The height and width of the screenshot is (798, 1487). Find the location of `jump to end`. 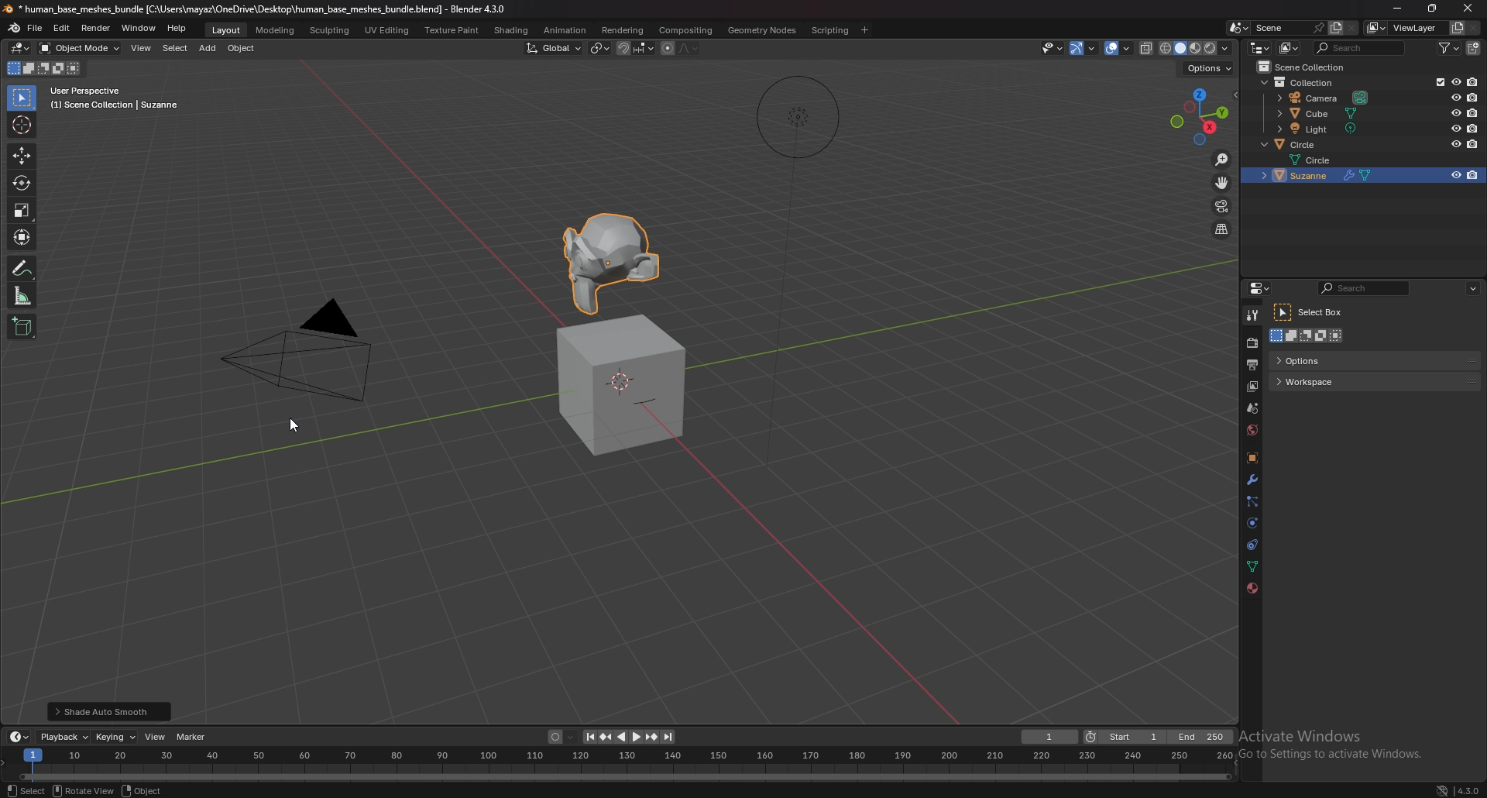

jump to end is located at coordinates (670, 737).